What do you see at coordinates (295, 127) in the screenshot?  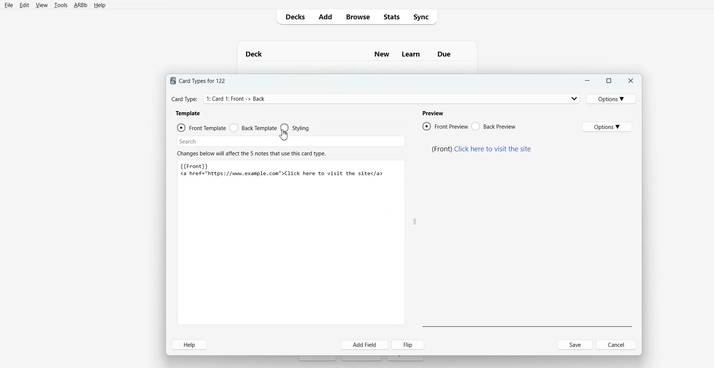 I see `Styling` at bounding box center [295, 127].